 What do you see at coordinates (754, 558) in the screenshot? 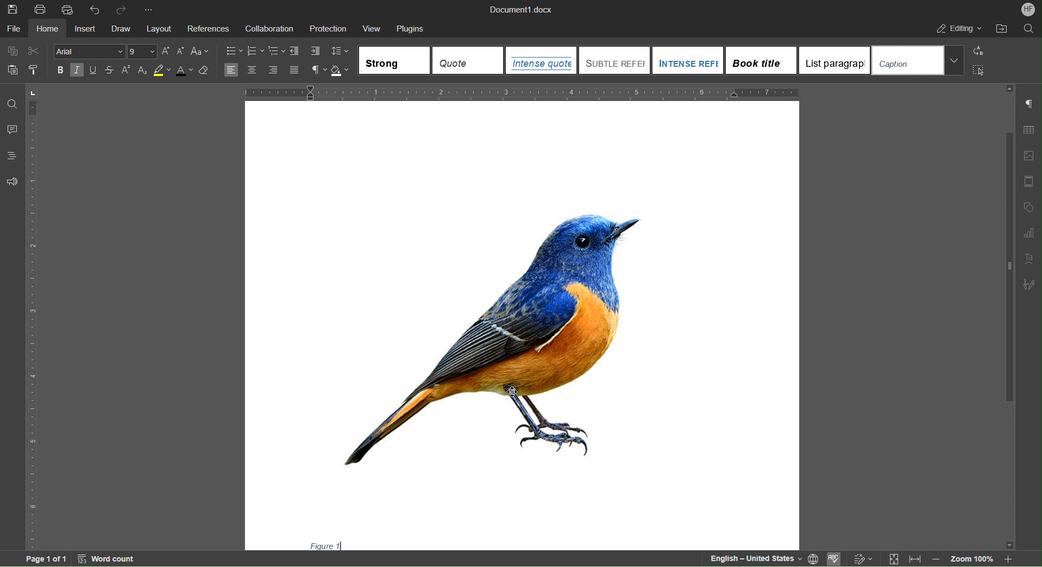
I see `English — United States` at bounding box center [754, 558].